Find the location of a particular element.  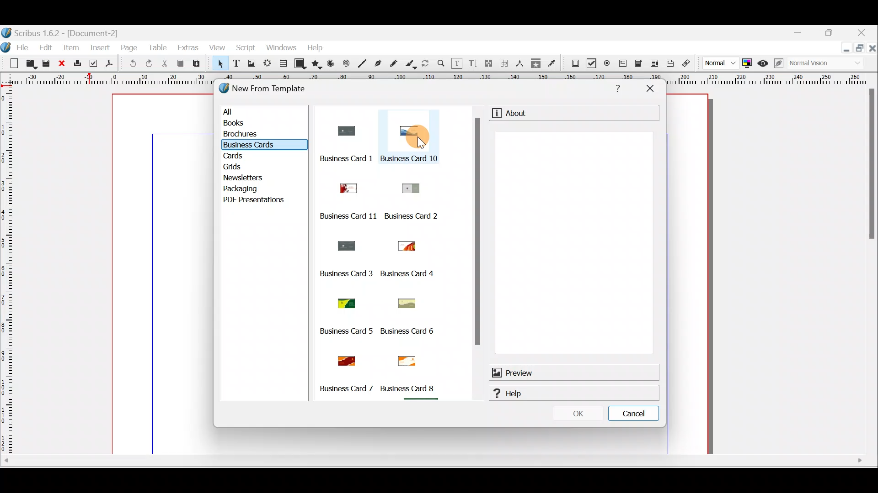

Business Card 2 is located at coordinates (414, 215).